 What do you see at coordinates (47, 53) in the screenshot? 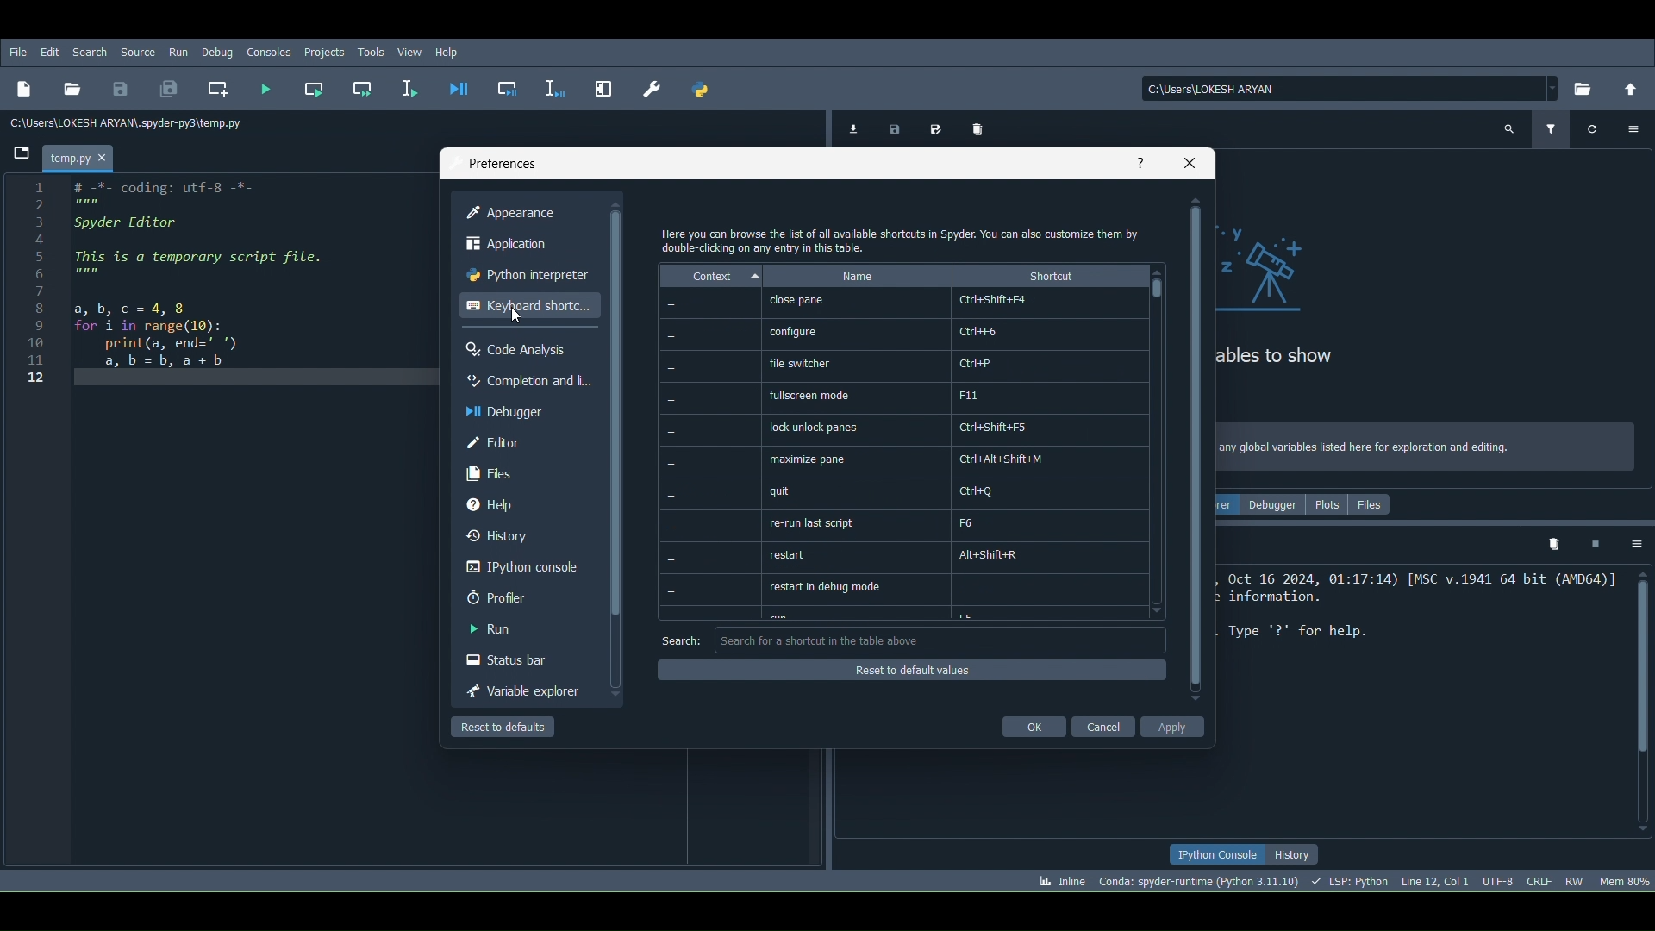
I see `Edit` at bounding box center [47, 53].